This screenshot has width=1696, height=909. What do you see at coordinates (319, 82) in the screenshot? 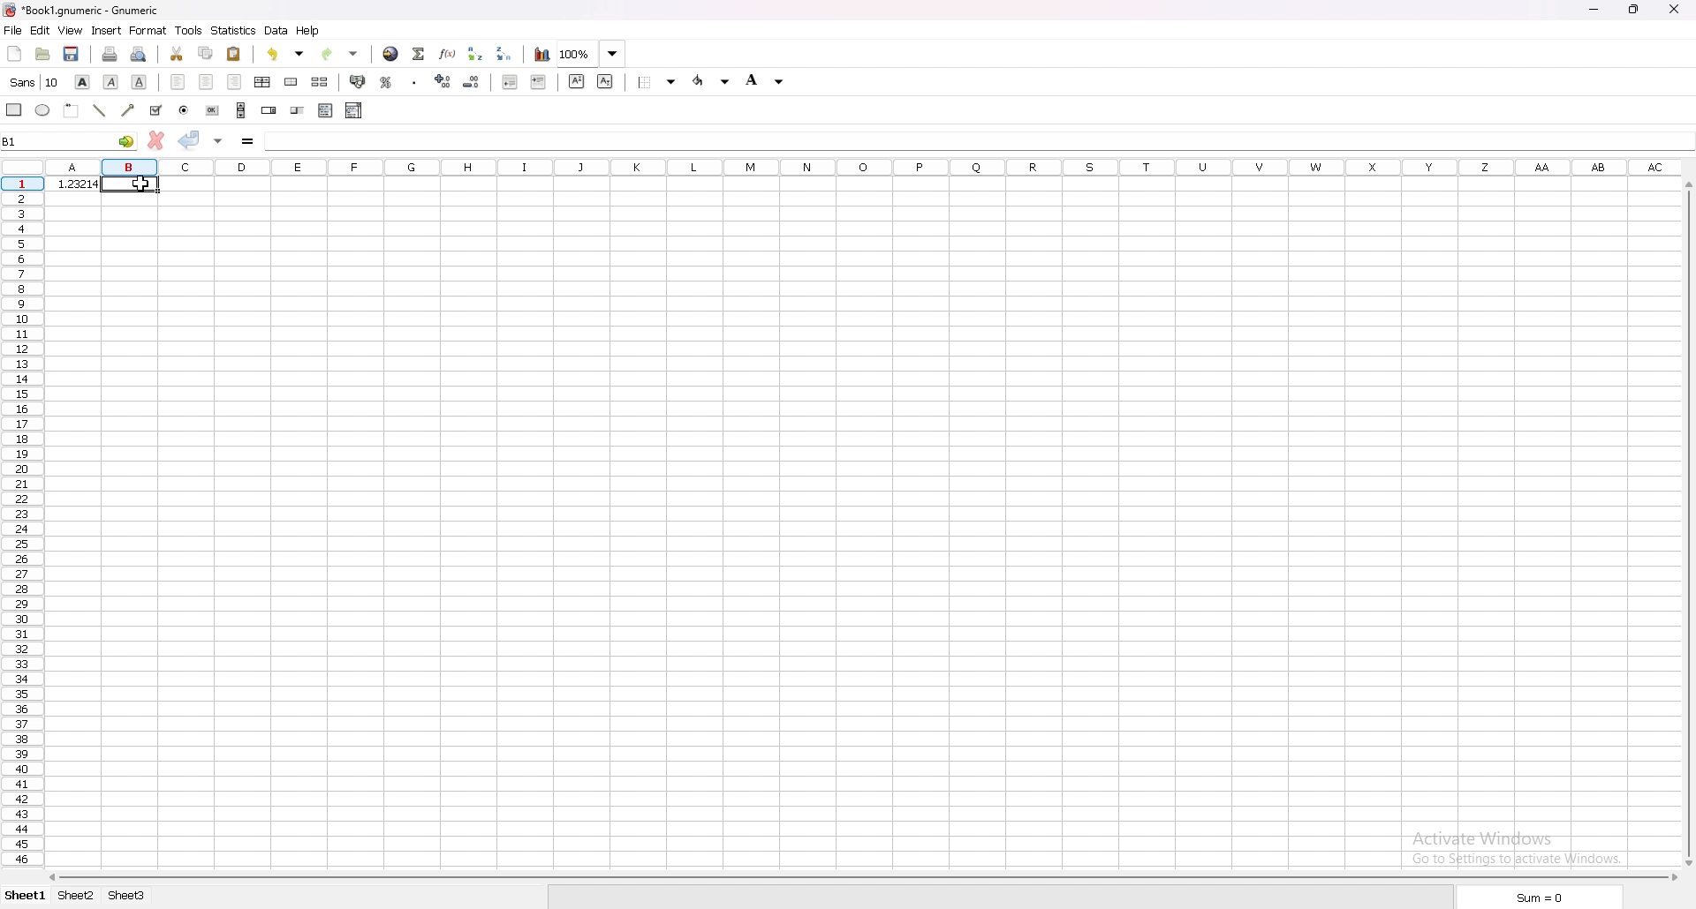
I see `split merged cells` at bounding box center [319, 82].